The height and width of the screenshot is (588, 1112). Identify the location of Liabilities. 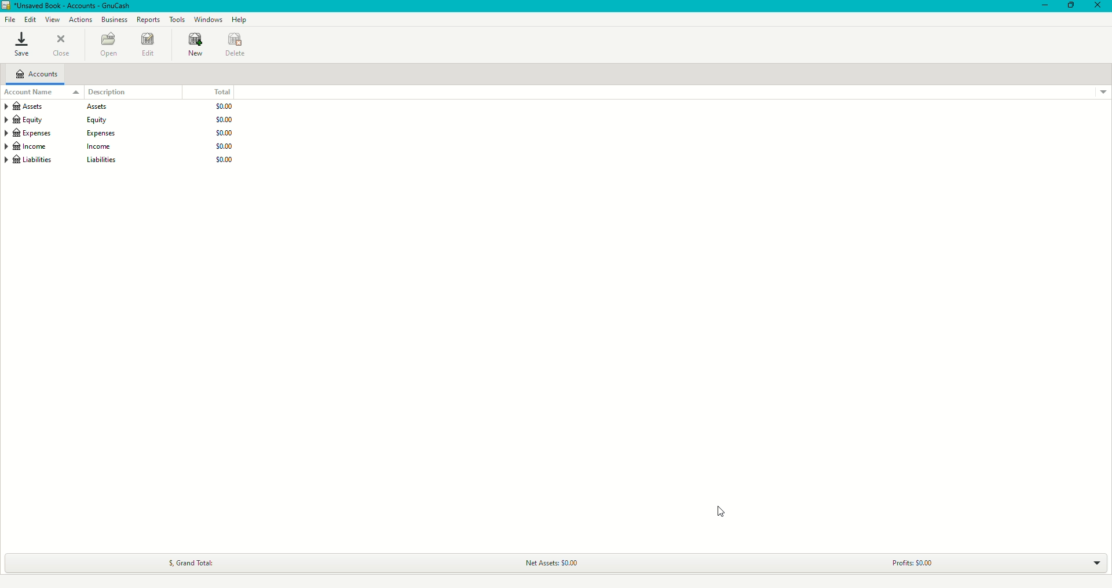
(121, 162).